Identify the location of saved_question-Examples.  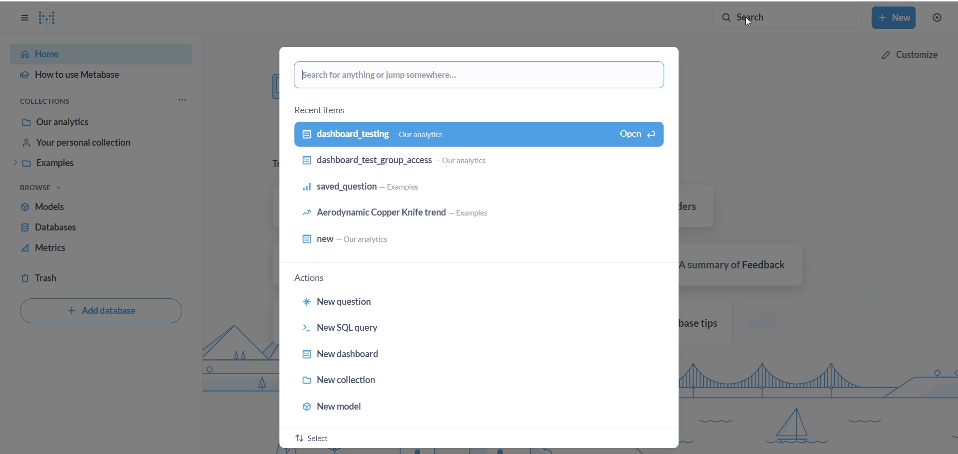
(471, 190).